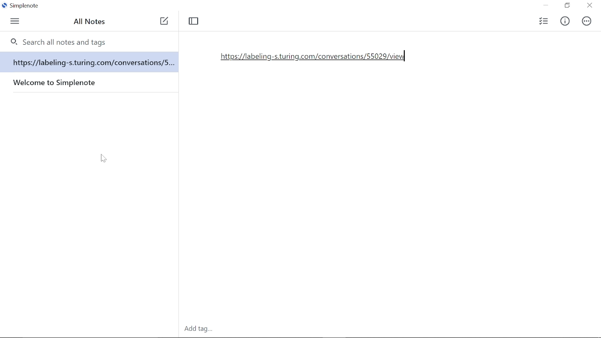 Image resolution: width=601 pixels, height=338 pixels. I want to click on Added URL, so click(313, 55).